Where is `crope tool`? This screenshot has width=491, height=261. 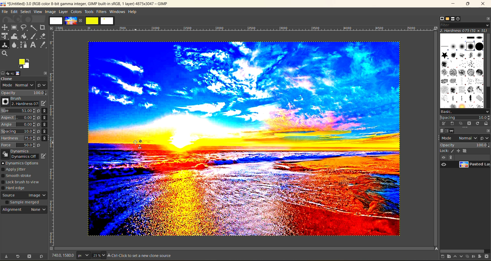
crope tool is located at coordinates (42, 27).